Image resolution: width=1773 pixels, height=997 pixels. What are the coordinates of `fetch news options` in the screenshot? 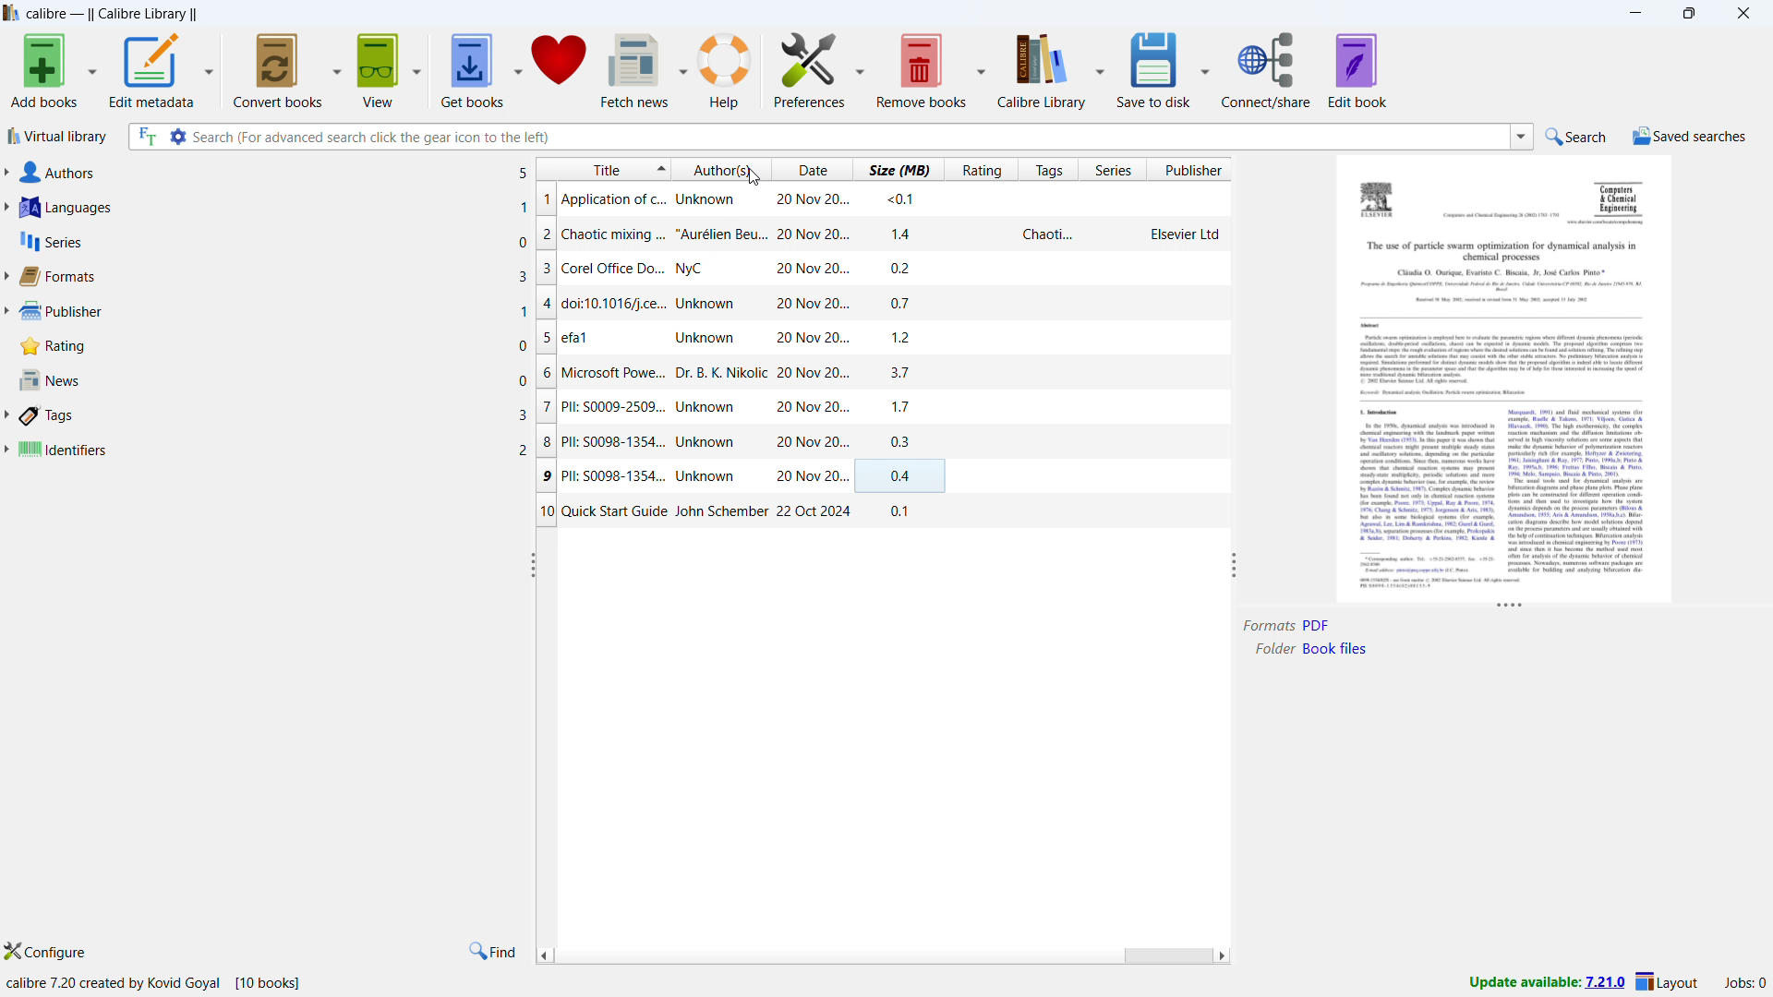 It's located at (682, 67).